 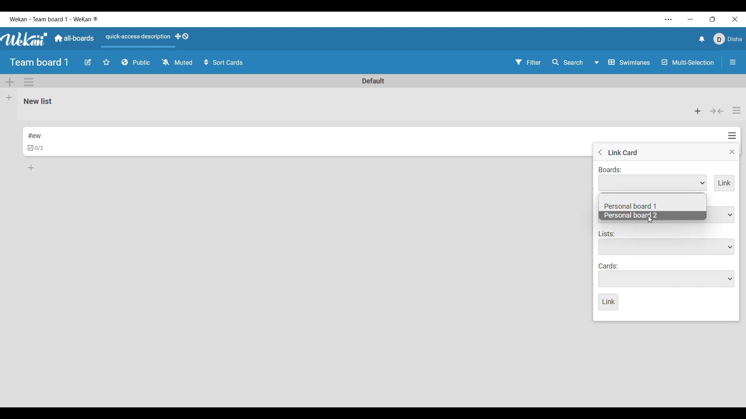 What do you see at coordinates (652, 183) in the screenshot?
I see `Board options to link to` at bounding box center [652, 183].